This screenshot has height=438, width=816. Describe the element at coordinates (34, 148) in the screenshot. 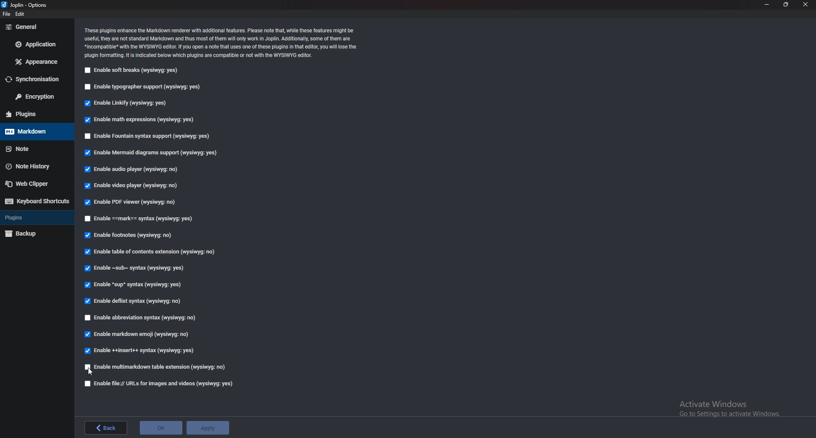

I see `note` at that location.